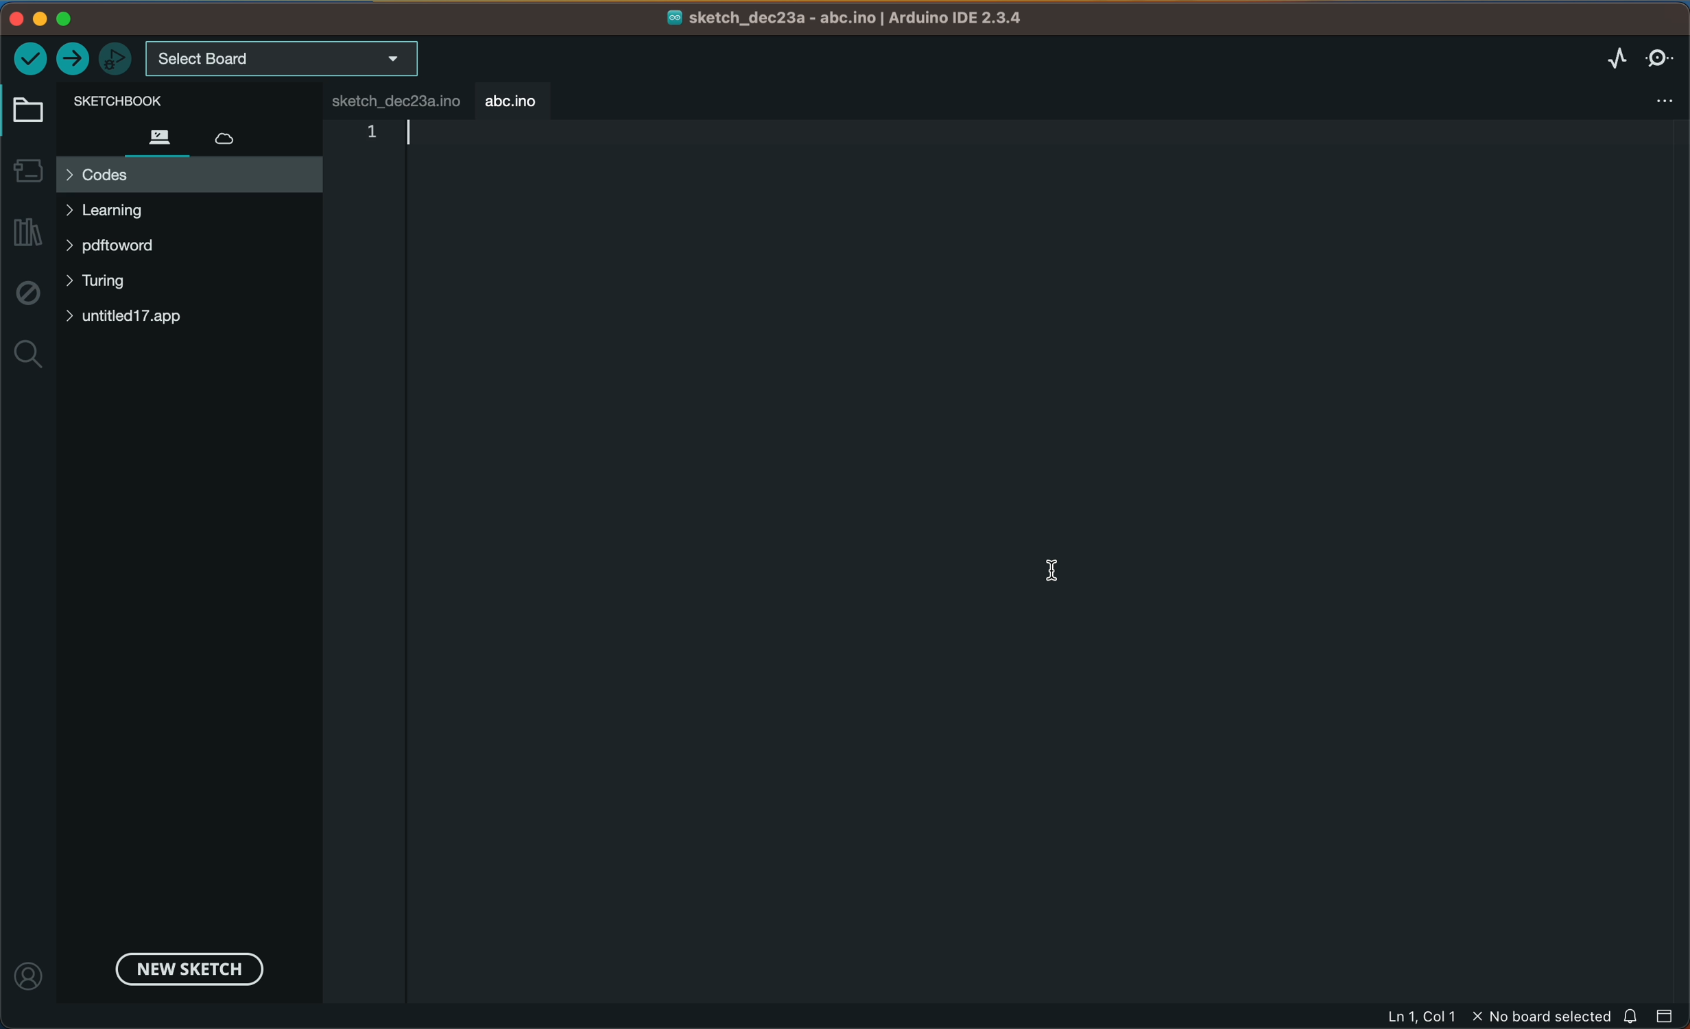 This screenshot has height=1029, width=1690. Describe the element at coordinates (185, 967) in the screenshot. I see `new sketch` at that location.